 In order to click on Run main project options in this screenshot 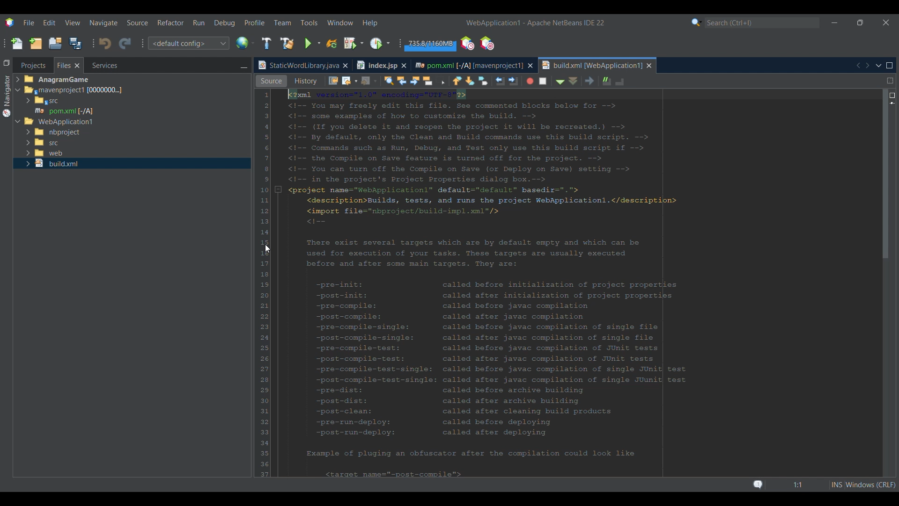, I will do `click(313, 44)`.